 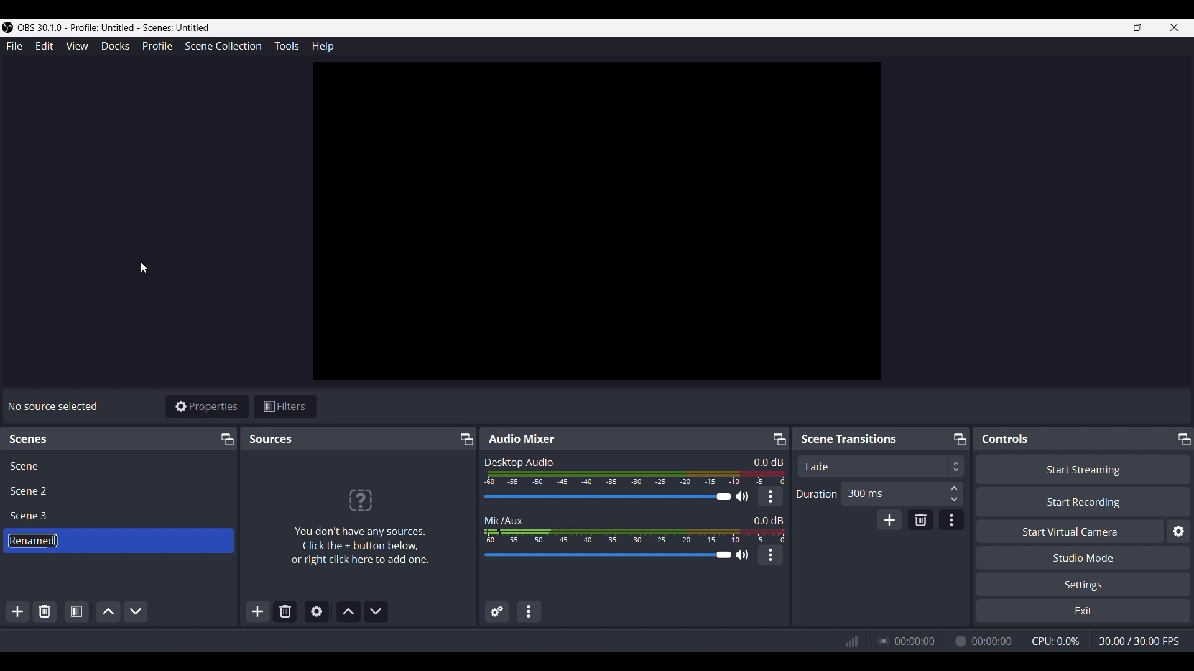 I want to click on Renamed, so click(x=32, y=541).